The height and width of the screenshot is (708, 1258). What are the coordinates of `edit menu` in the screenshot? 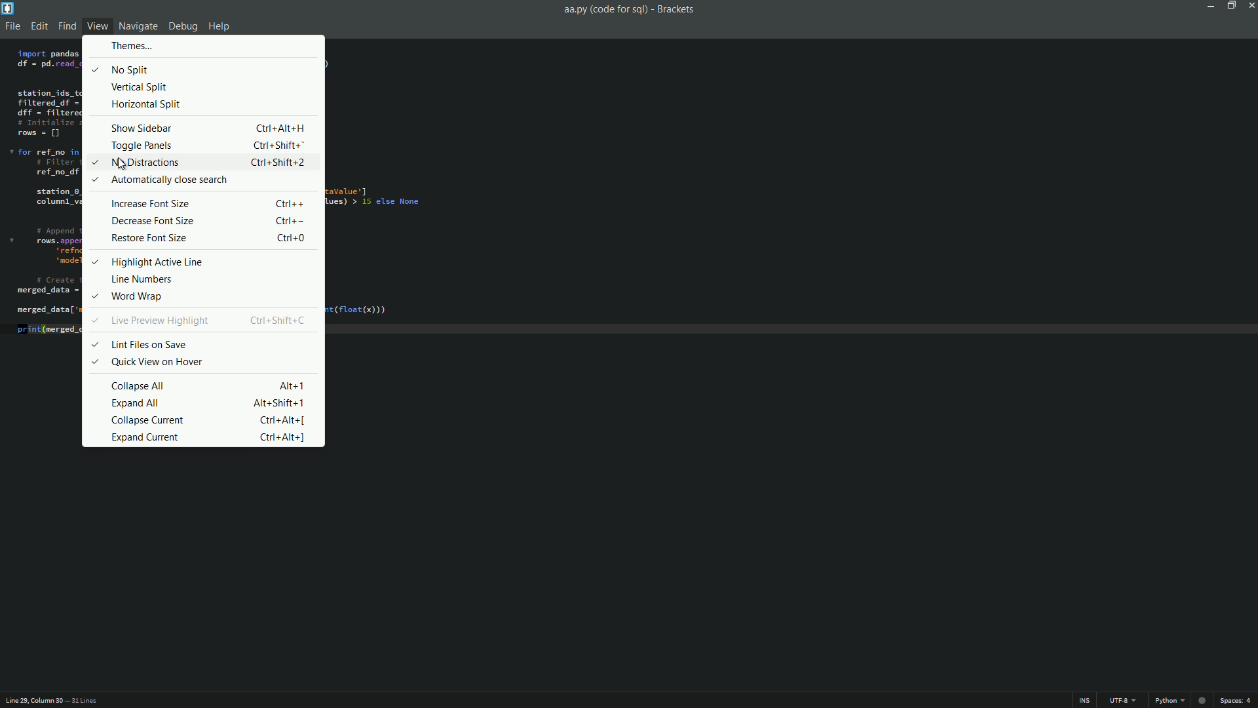 It's located at (39, 25).